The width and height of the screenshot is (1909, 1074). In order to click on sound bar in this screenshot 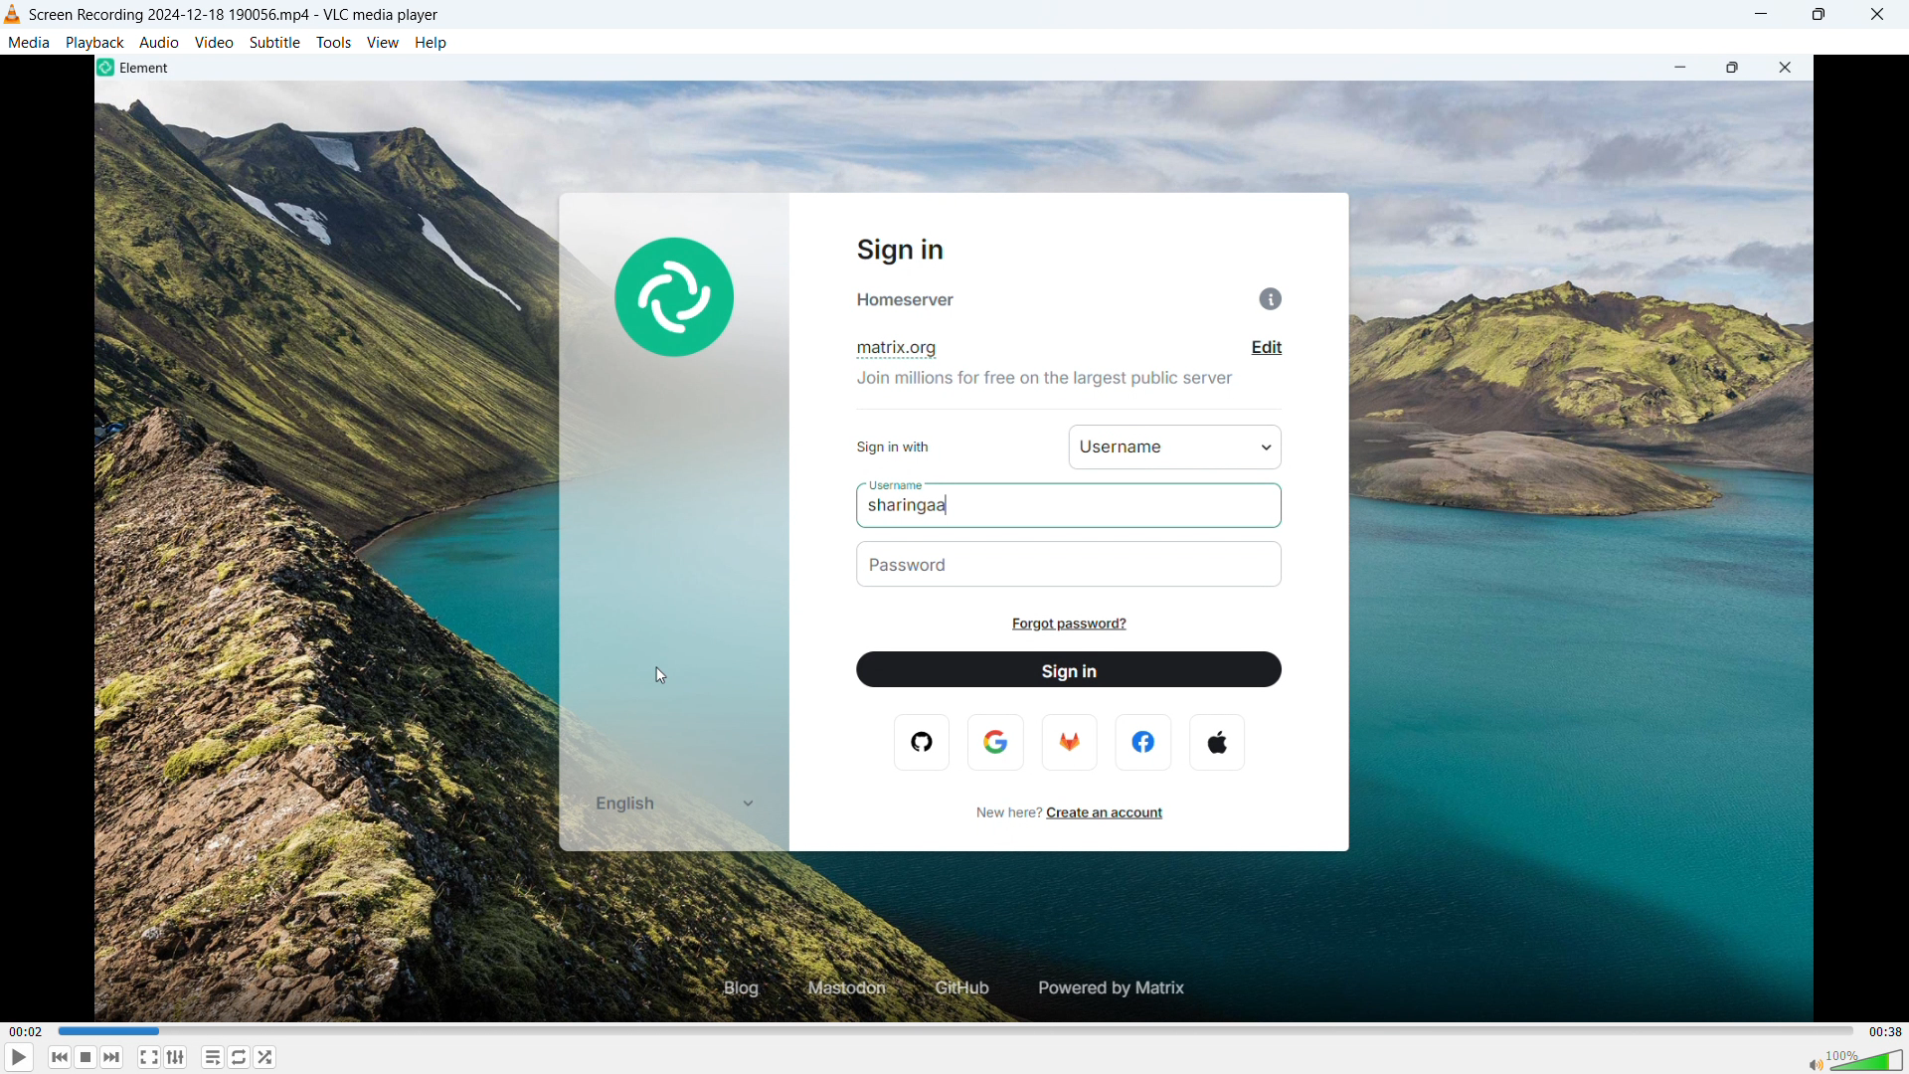, I will do `click(1854, 1060)`.